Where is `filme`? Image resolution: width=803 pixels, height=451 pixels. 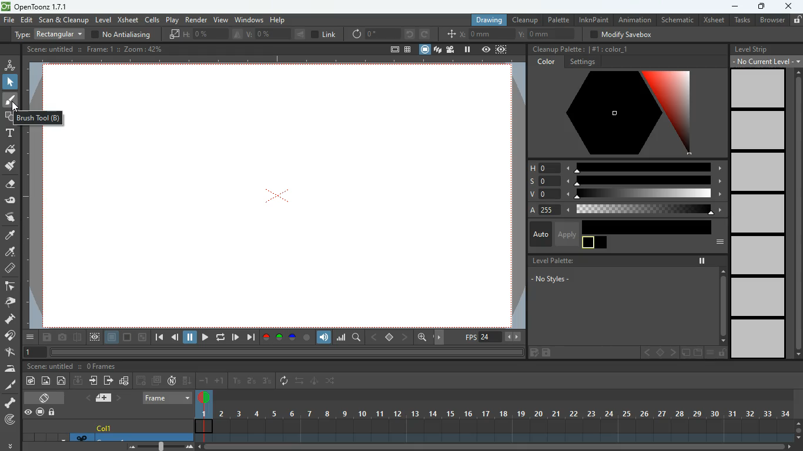
filme is located at coordinates (452, 49).